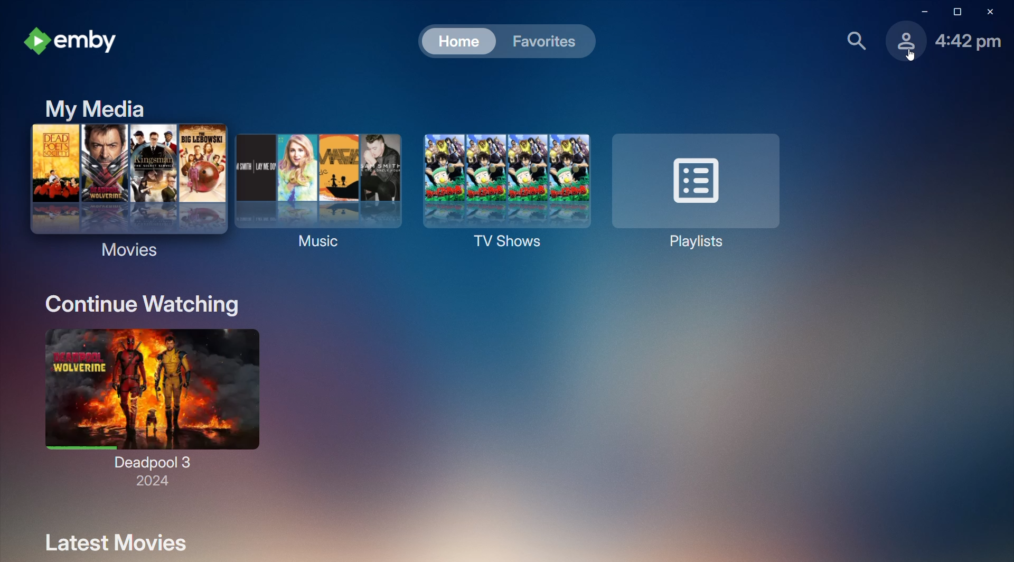 This screenshot has width=1014, height=562. What do you see at coordinates (702, 192) in the screenshot?
I see `Playlists` at bounding box center [702, 192].